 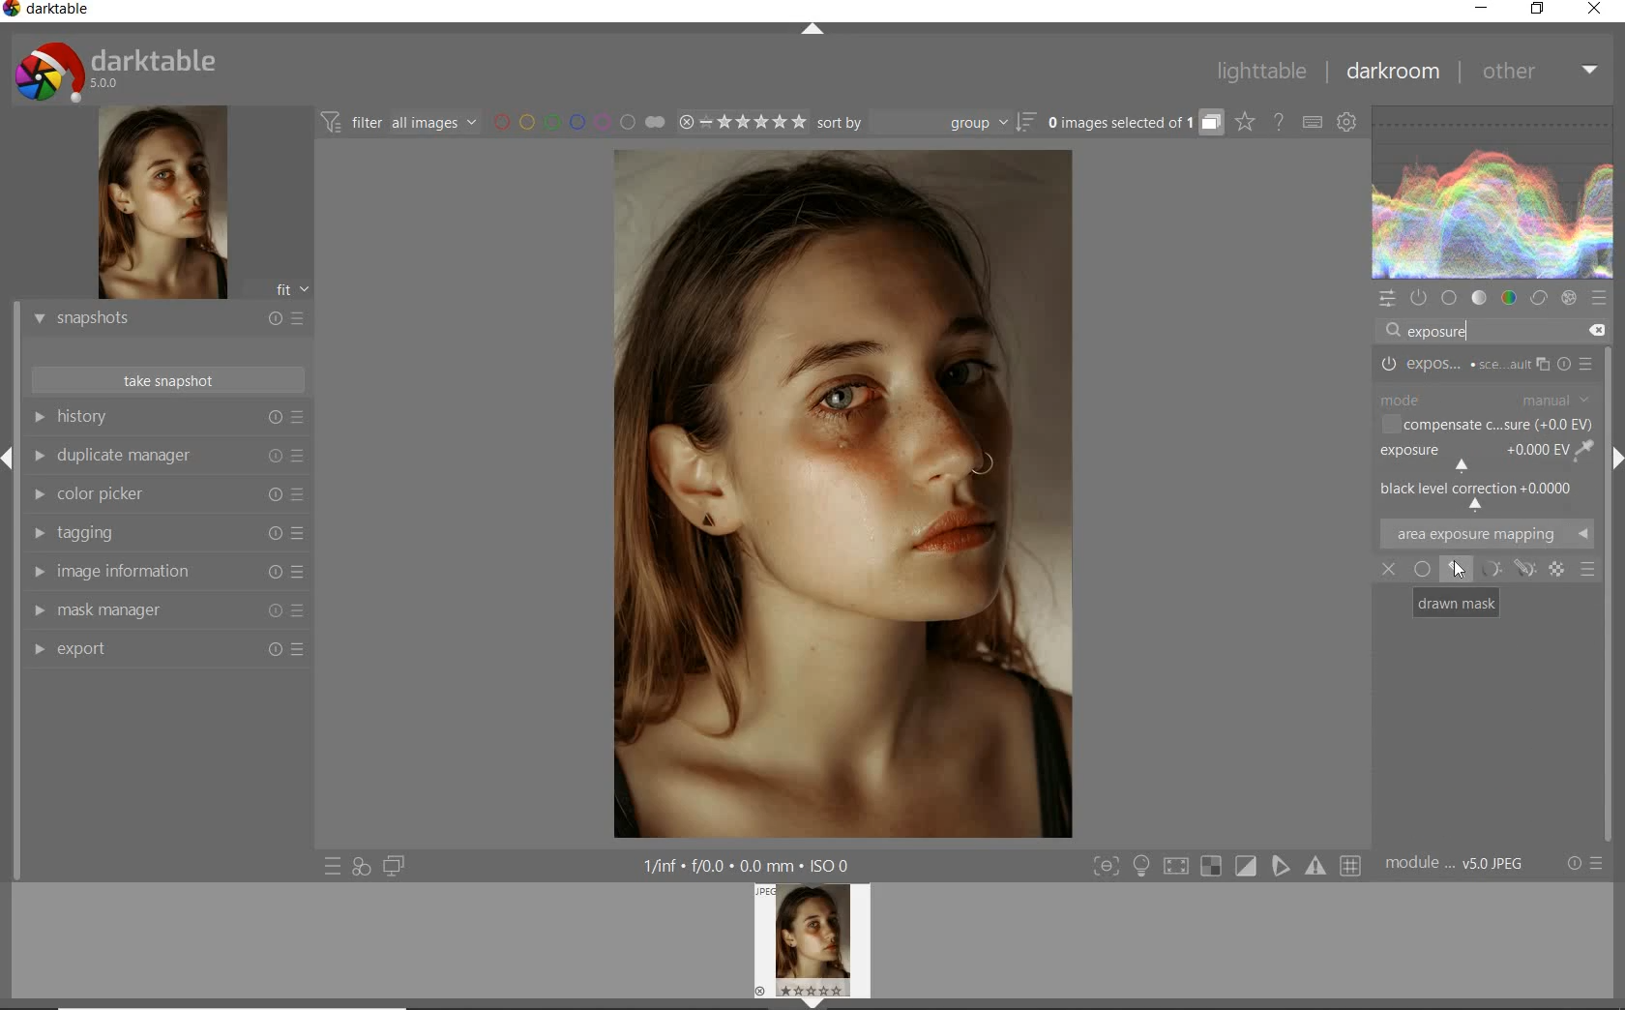 What do you see at coordinates (1460, 572) in the screenshot?
I see `CURSOR POSITION` at bounding box center [1460, 572].